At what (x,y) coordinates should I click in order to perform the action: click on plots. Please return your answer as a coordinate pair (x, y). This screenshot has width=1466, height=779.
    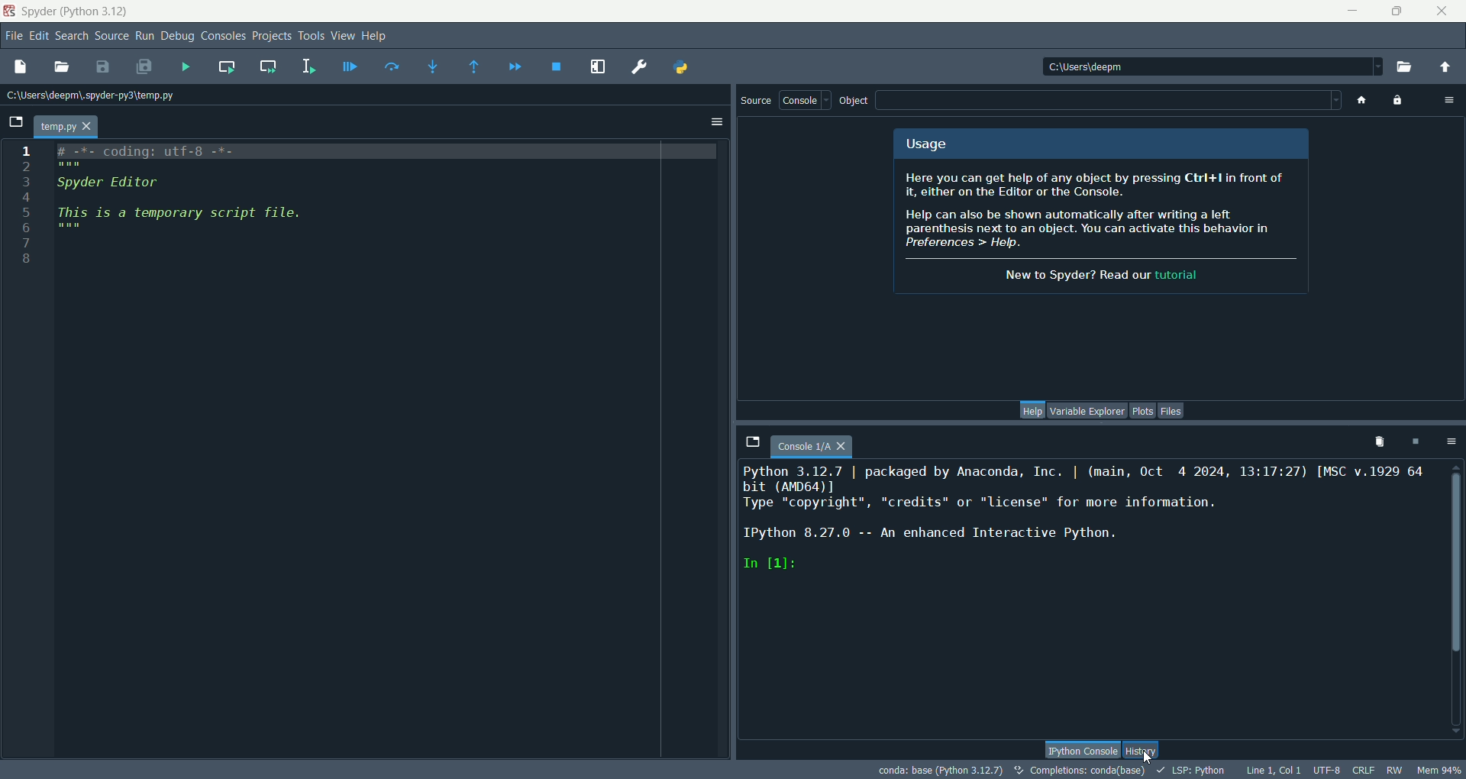
    Looking at the image, I should click on (1142, 411).